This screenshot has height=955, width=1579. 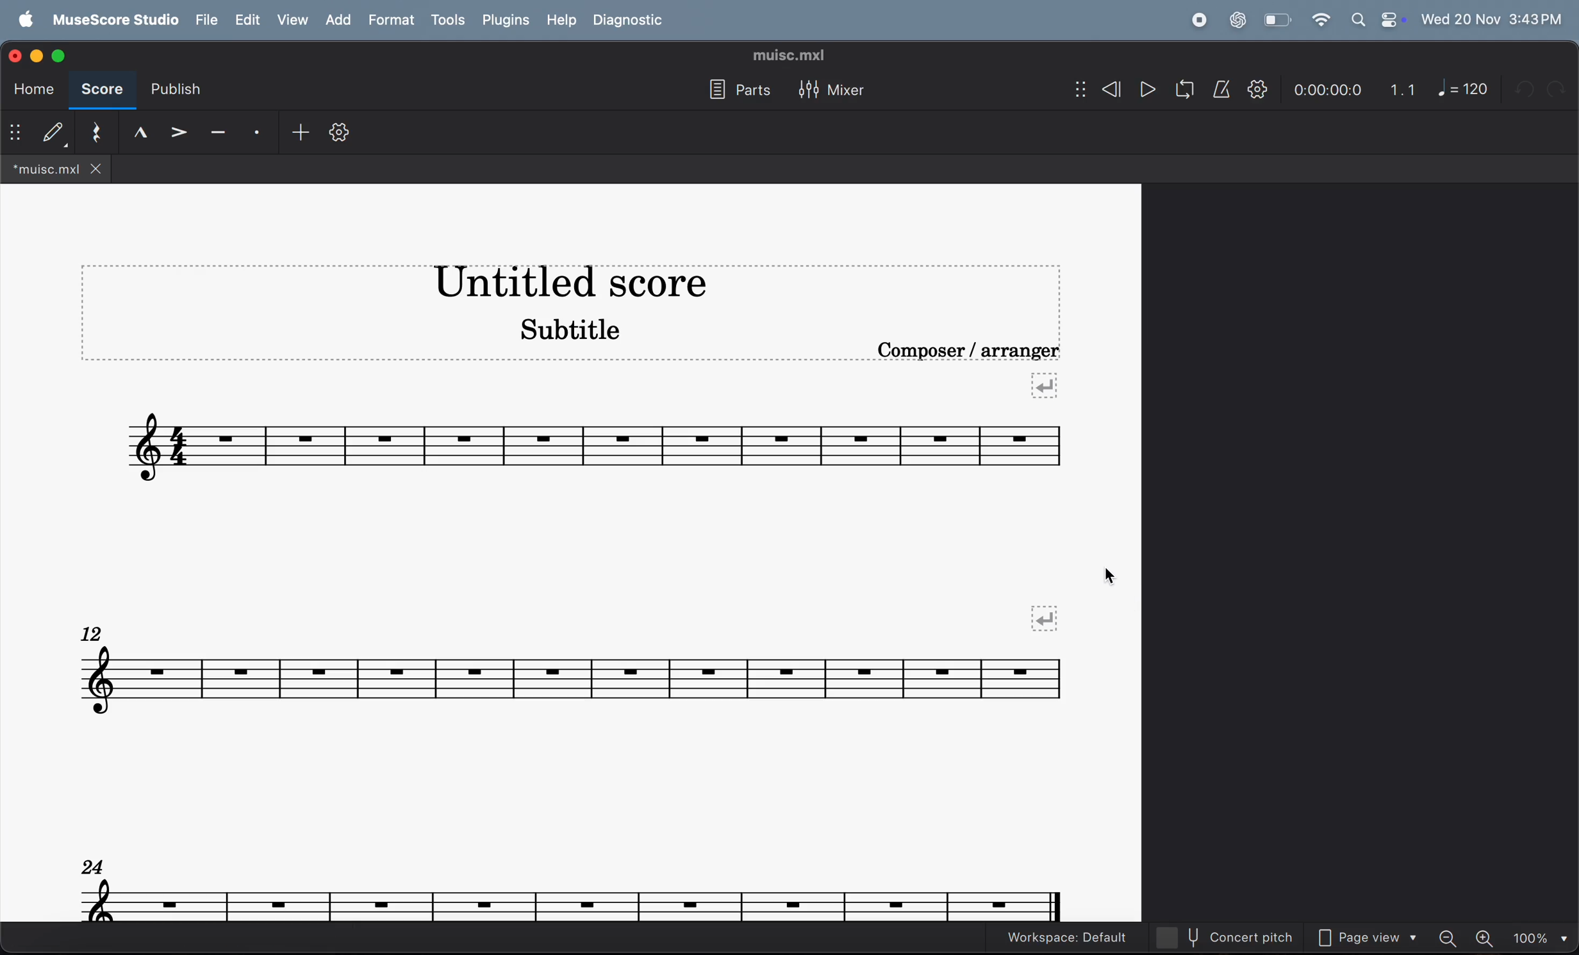 What do you see at coordinates (1277, 19) in the screenshot?
I see `battery` at bounding box center [1277, 19].